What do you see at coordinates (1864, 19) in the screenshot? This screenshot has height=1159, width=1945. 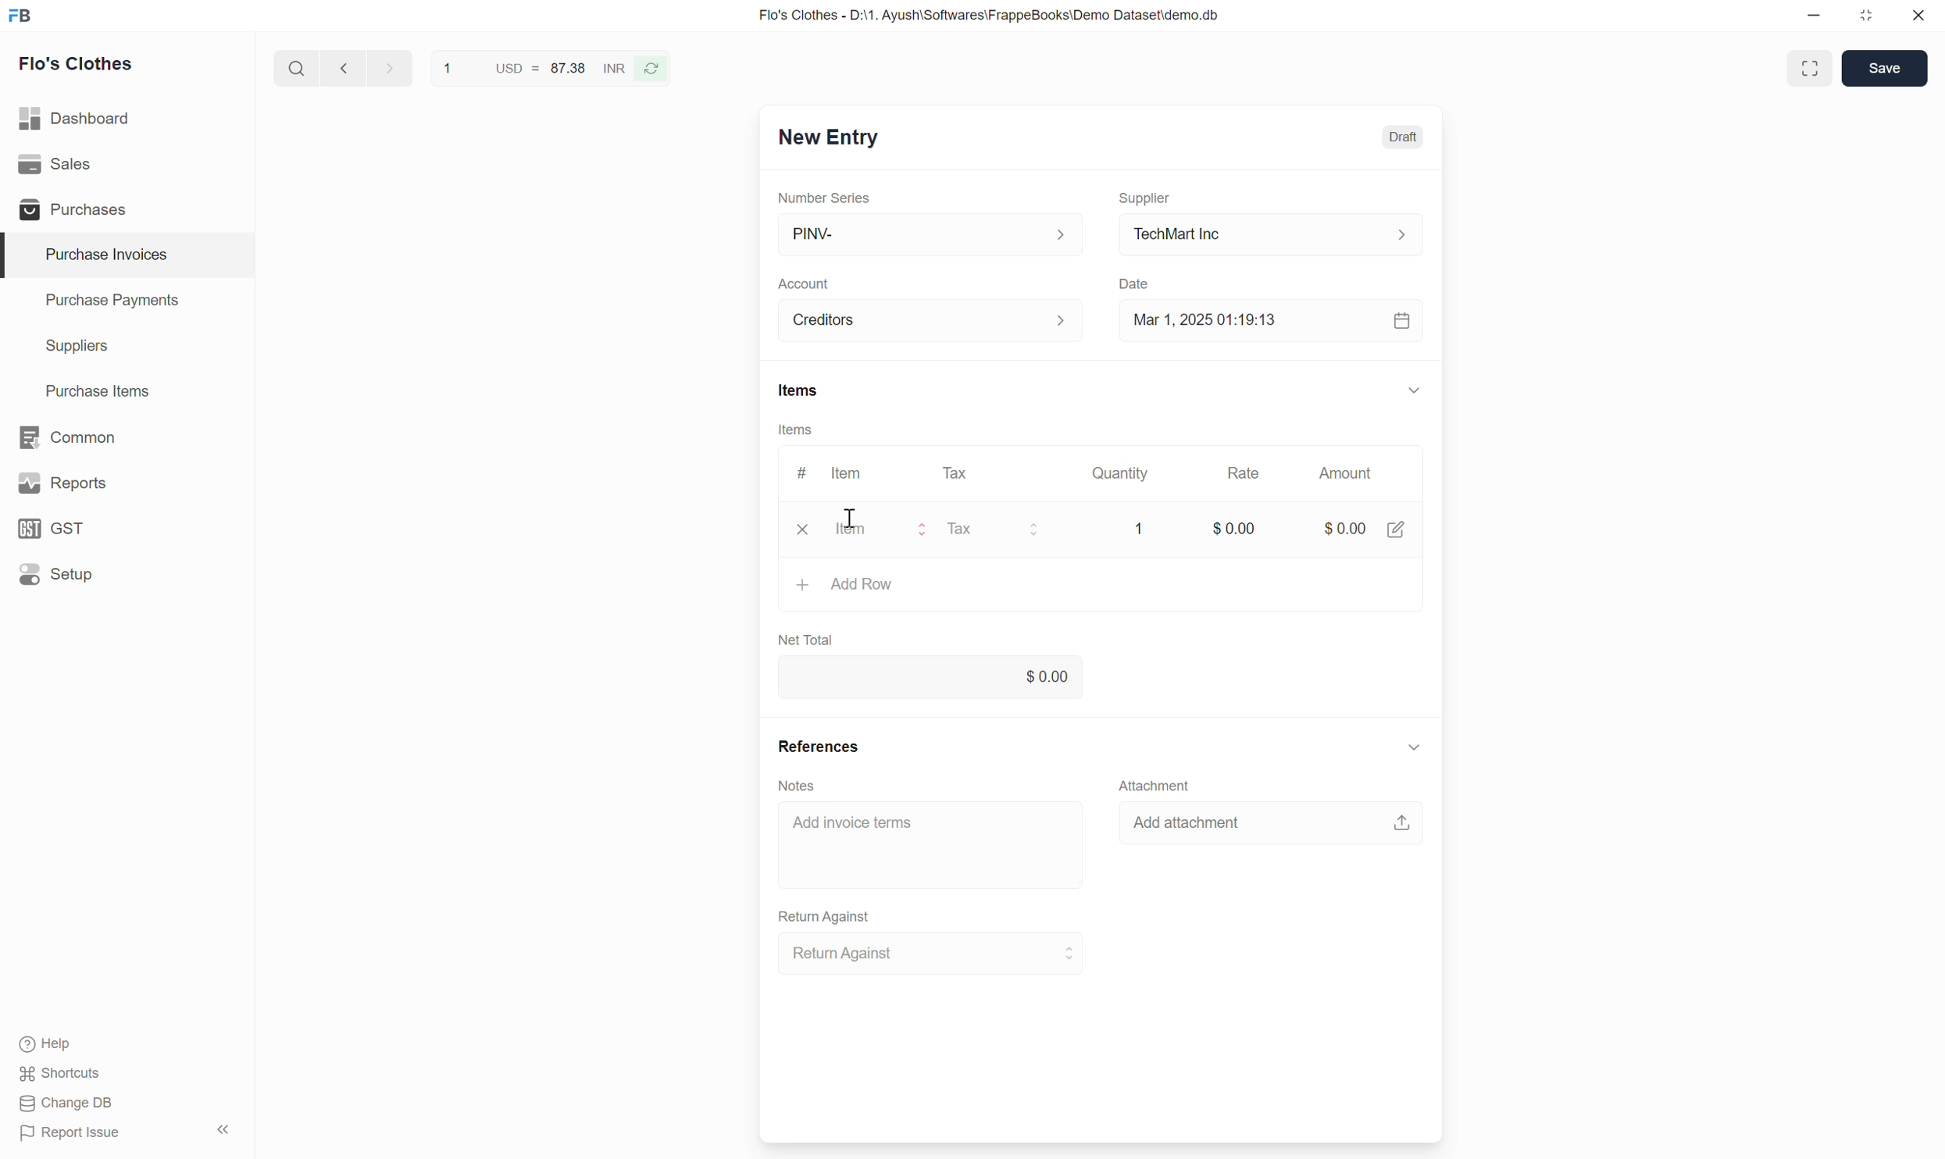 I see `restore down` at bounding box center [1864, 19].